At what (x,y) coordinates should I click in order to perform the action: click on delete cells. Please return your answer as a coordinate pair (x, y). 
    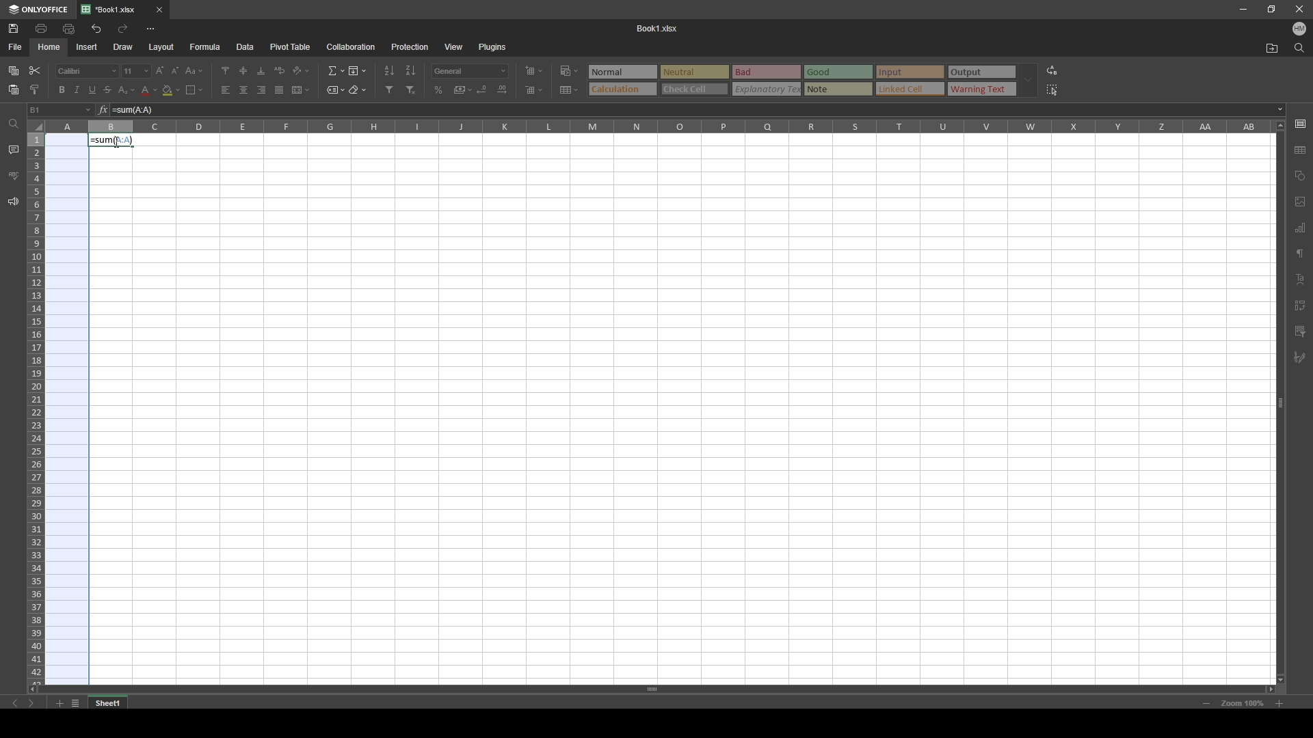
    Looking at the image, I should click on (534, 89).